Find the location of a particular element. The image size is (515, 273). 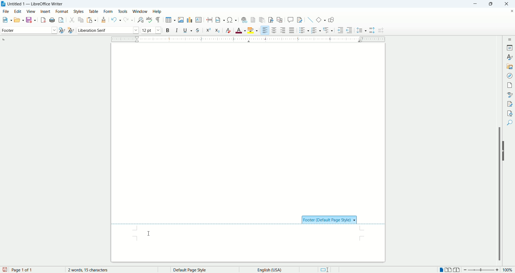

insert line is located at coordinates (310, 20).